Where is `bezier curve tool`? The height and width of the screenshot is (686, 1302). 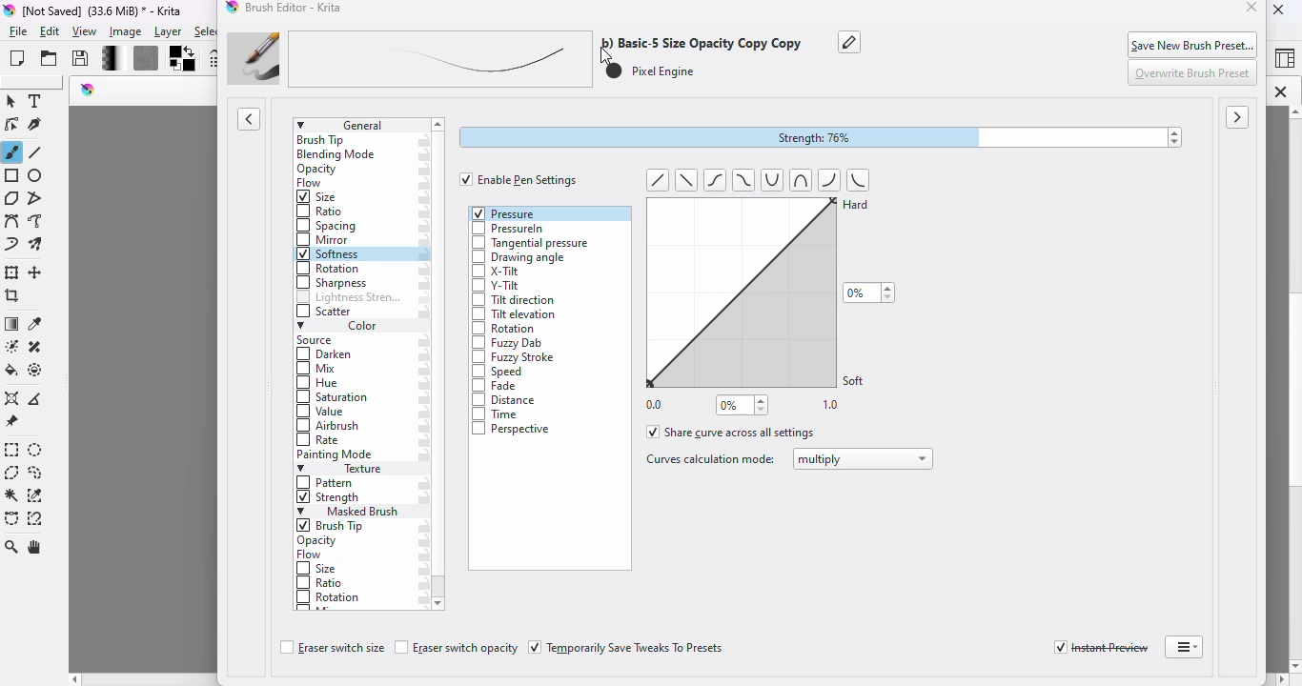
bezier curve tool is located at coordinates (11, 221).